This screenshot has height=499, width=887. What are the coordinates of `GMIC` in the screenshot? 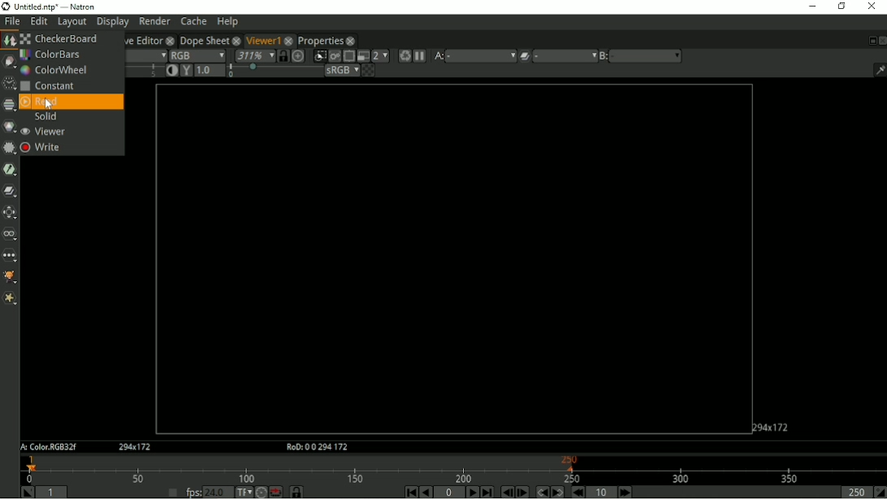 It's located at (10, 278).